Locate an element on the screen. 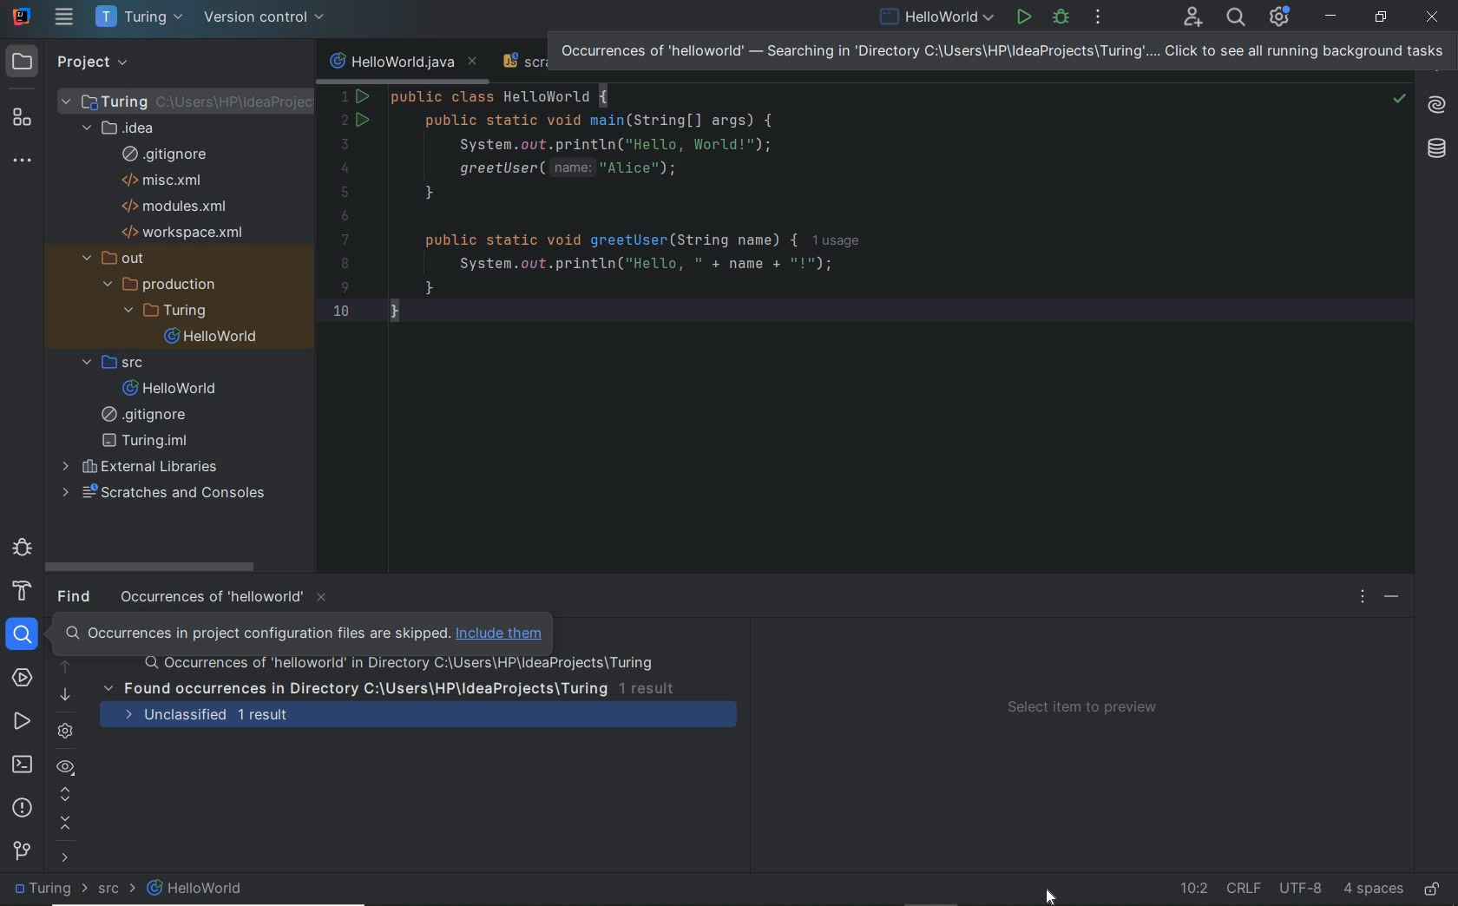  SRC is located at coordinates (119, 891).